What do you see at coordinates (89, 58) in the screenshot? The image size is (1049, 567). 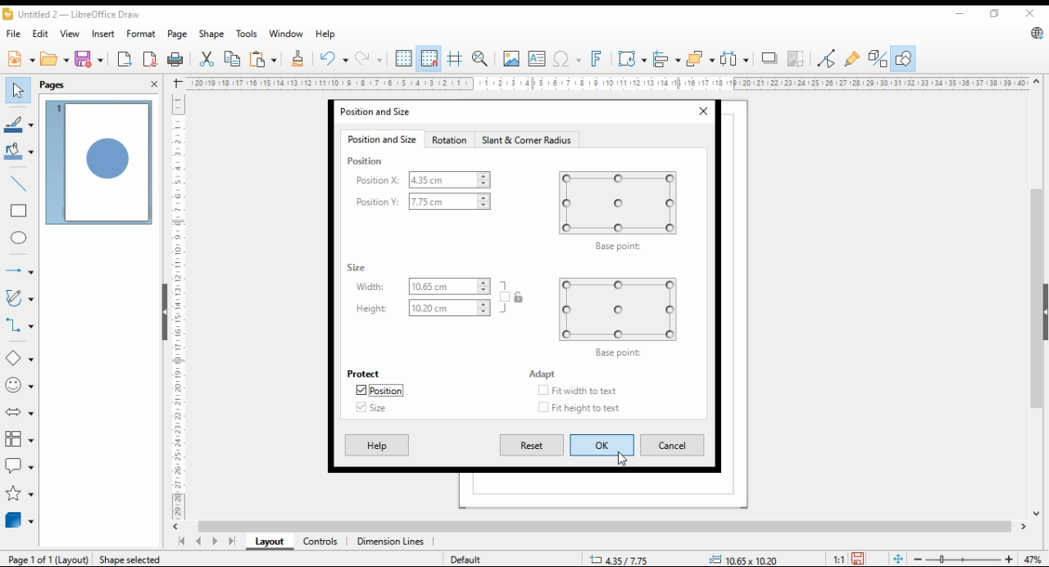 I see `save` at bounding box center [89, 58].